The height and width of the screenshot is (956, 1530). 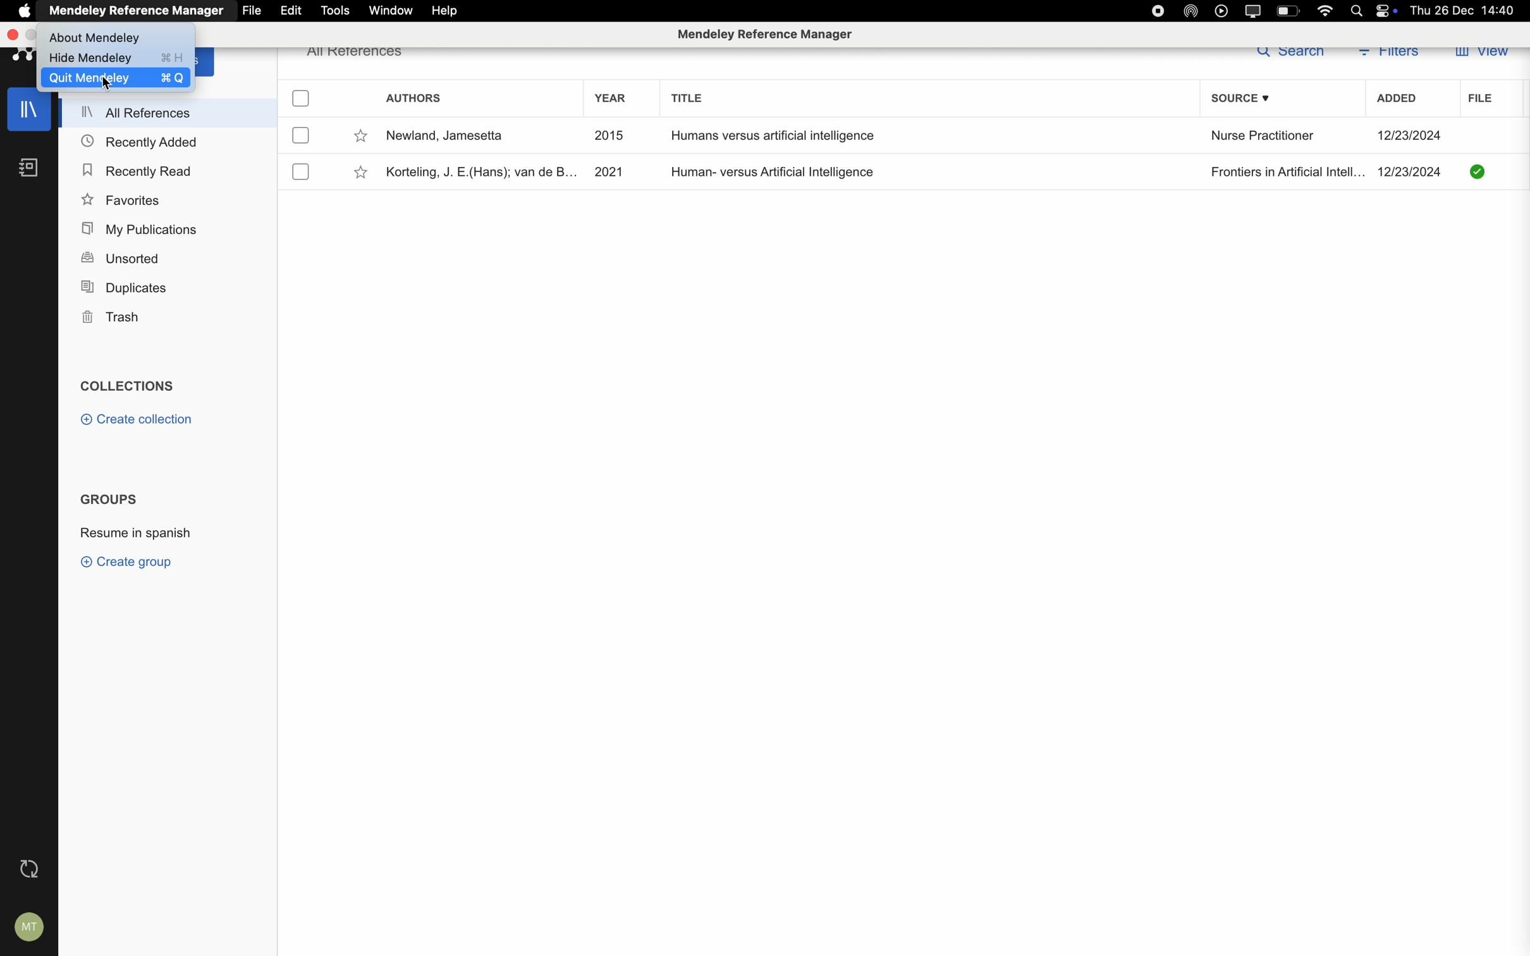 I want to click on check box, so click(x=302, y=99).